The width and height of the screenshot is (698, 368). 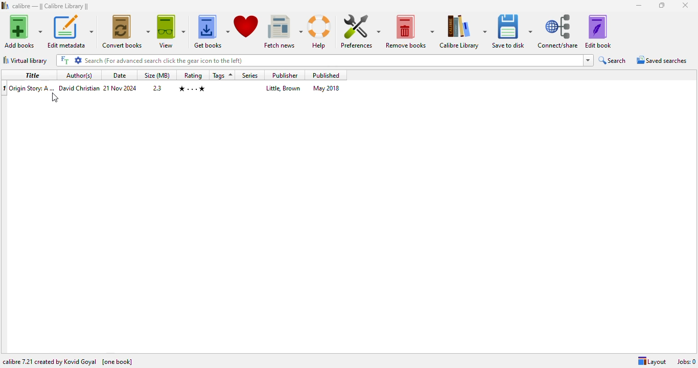 I want to click on saved searches, so click(x=662, y=60).